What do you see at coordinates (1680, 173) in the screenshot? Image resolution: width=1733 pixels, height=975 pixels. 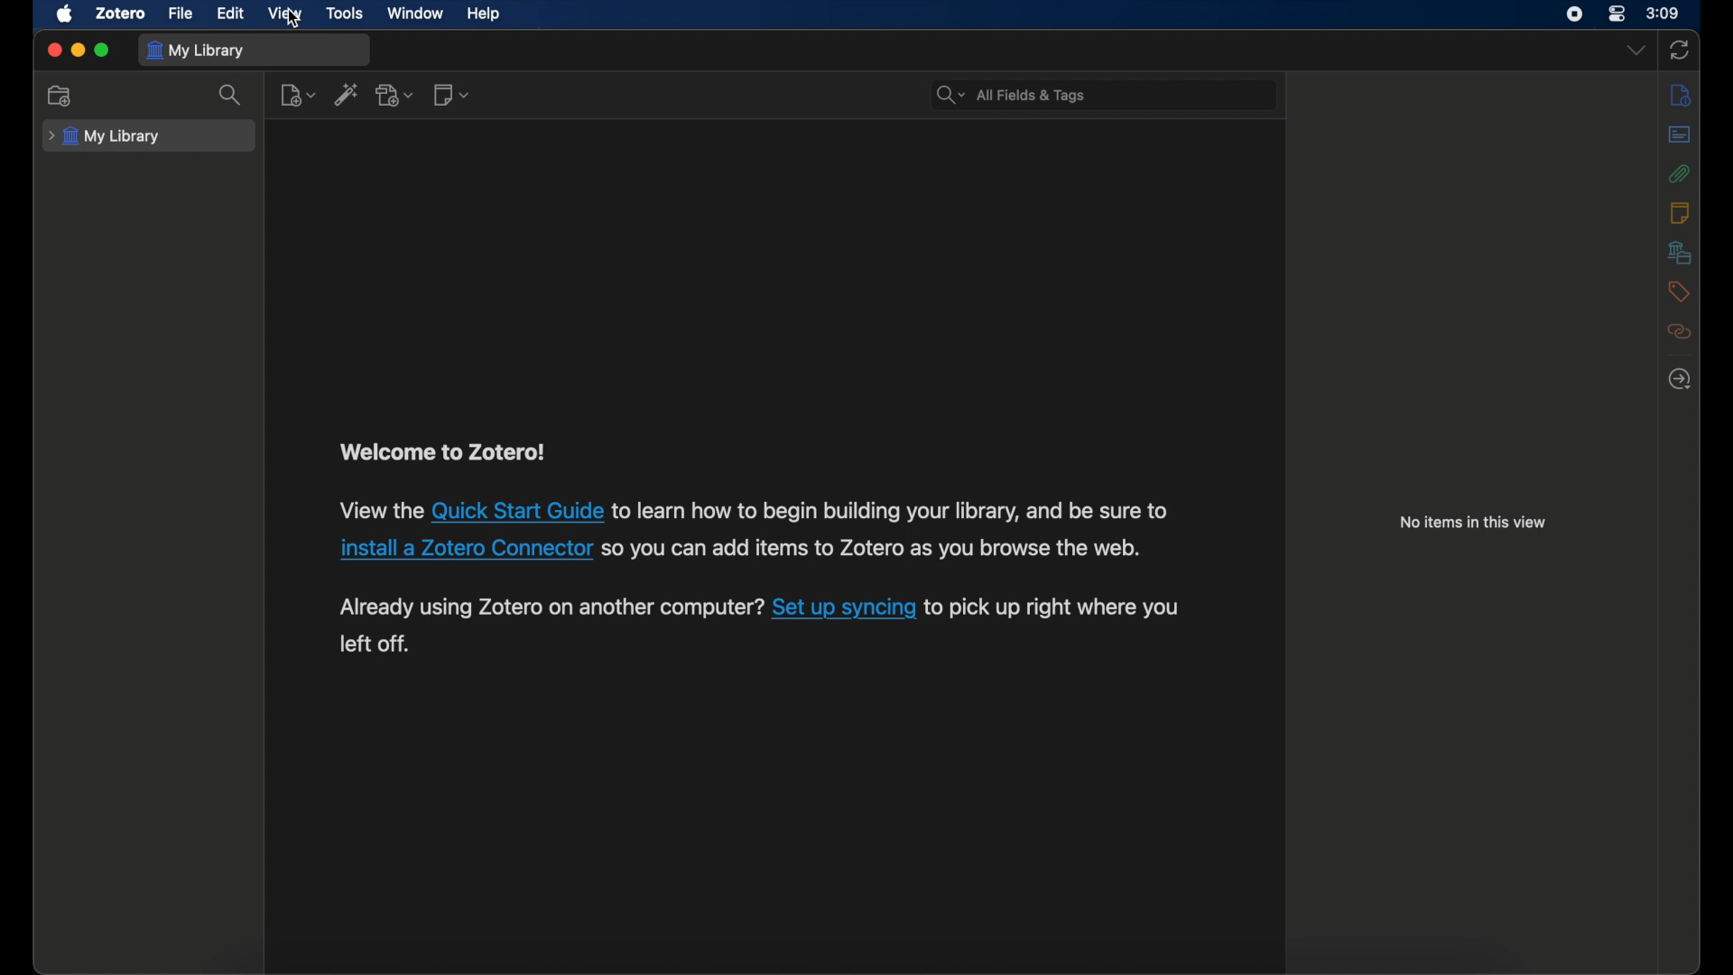 I see `attachments` at bounding box center [1680, 173].